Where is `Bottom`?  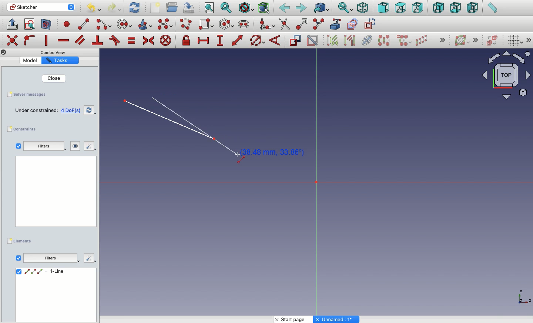
Bottom is located at coordinates (455, 8).